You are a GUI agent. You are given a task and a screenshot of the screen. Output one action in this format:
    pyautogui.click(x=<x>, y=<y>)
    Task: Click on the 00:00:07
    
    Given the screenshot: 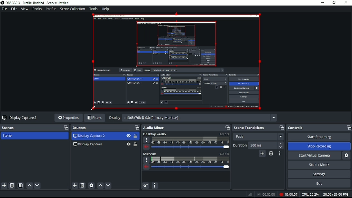 What is the action you would take?
    pyautogui.click(x=288, y=194)
    